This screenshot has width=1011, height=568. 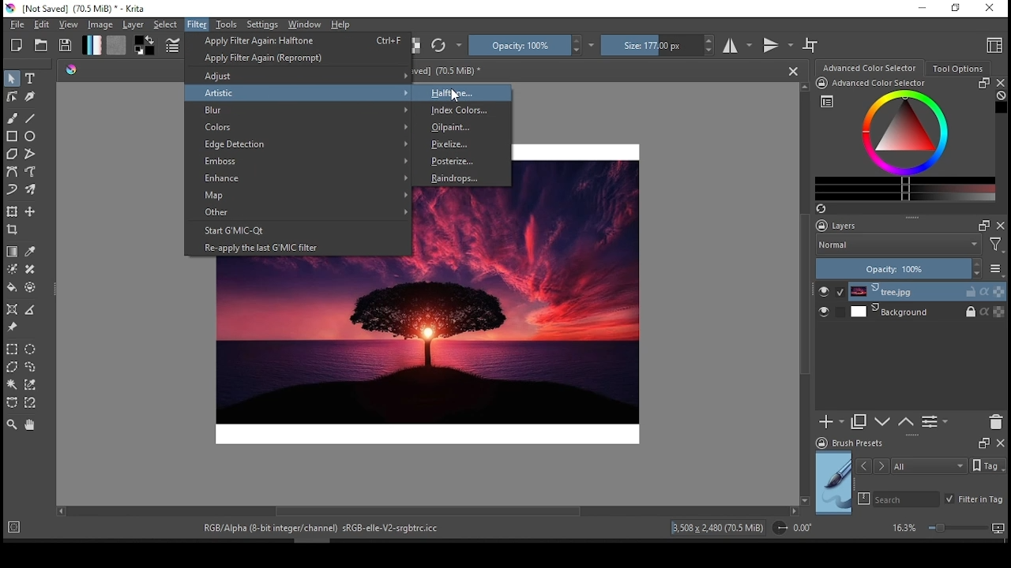 I want to click on similar color selection tool, so click(x=30, y=384).